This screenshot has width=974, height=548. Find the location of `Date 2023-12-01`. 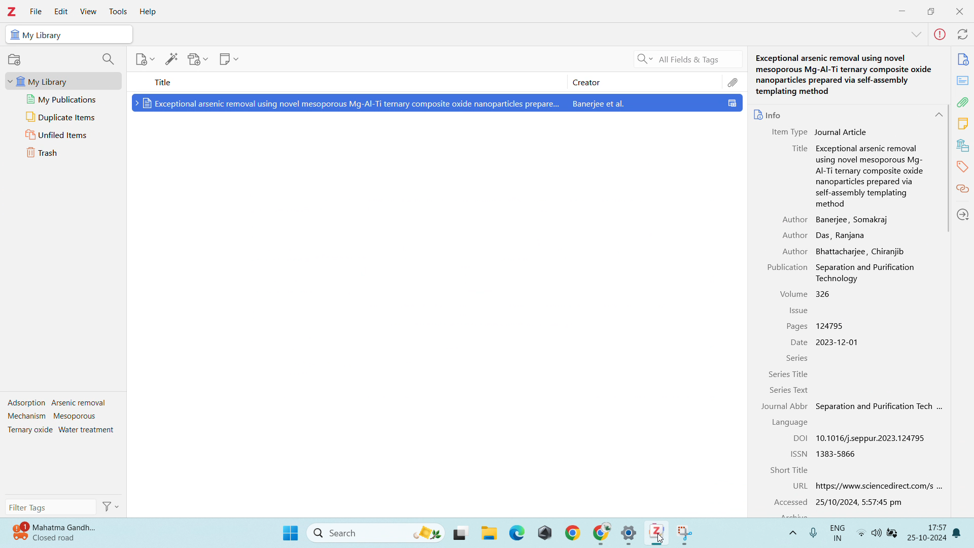

Date 2023-12-01 is located at coordinates (823, 342).